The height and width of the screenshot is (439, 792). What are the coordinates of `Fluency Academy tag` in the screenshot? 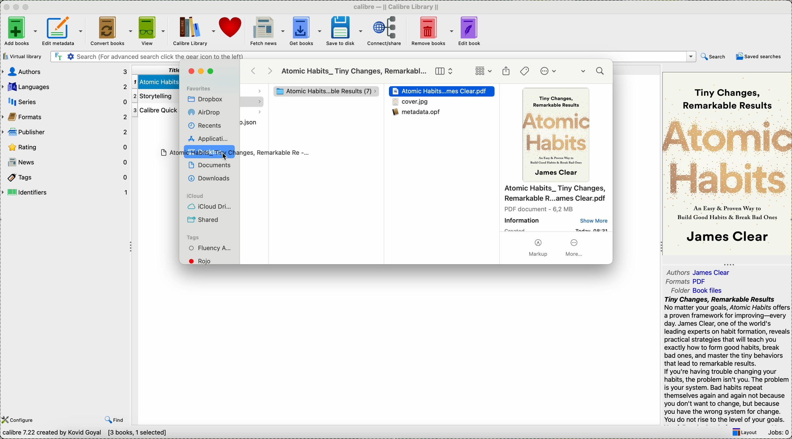 It's located at (211, 249).